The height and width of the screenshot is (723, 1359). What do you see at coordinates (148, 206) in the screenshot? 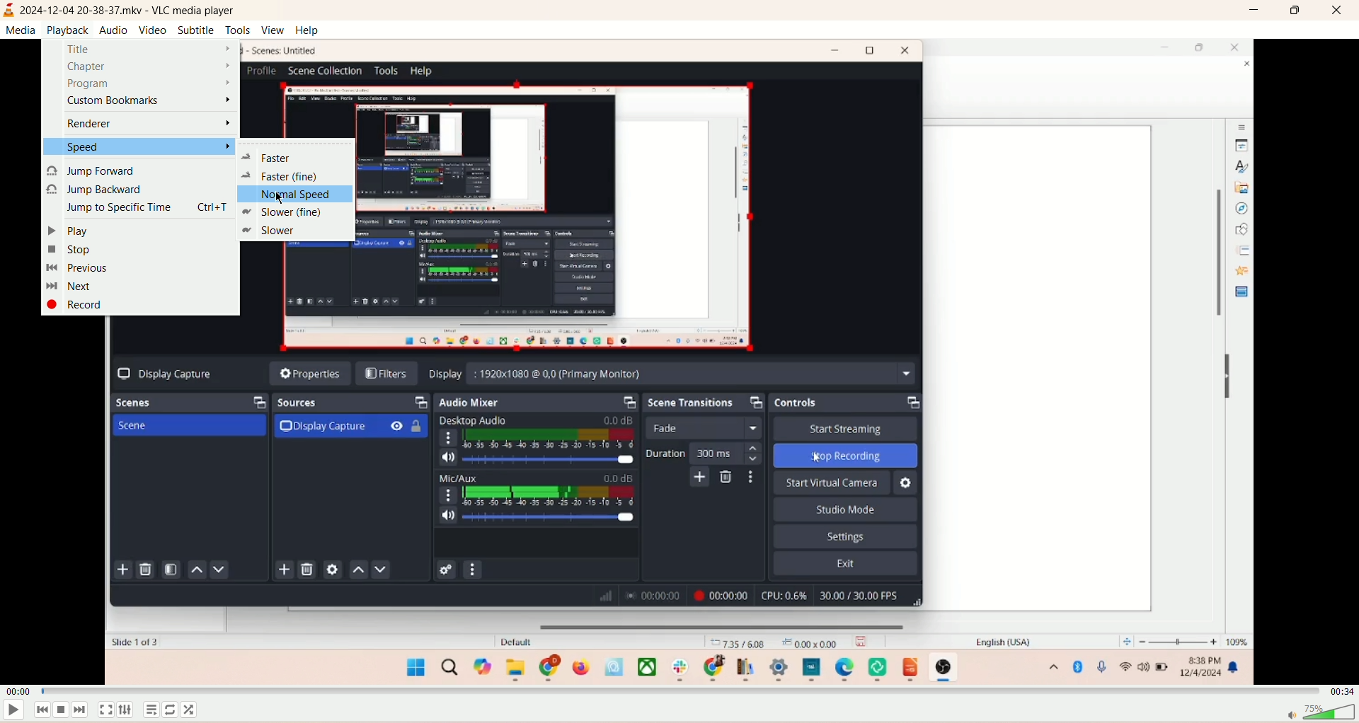
I see `jump to specific time` at bounding box center [148, 206].